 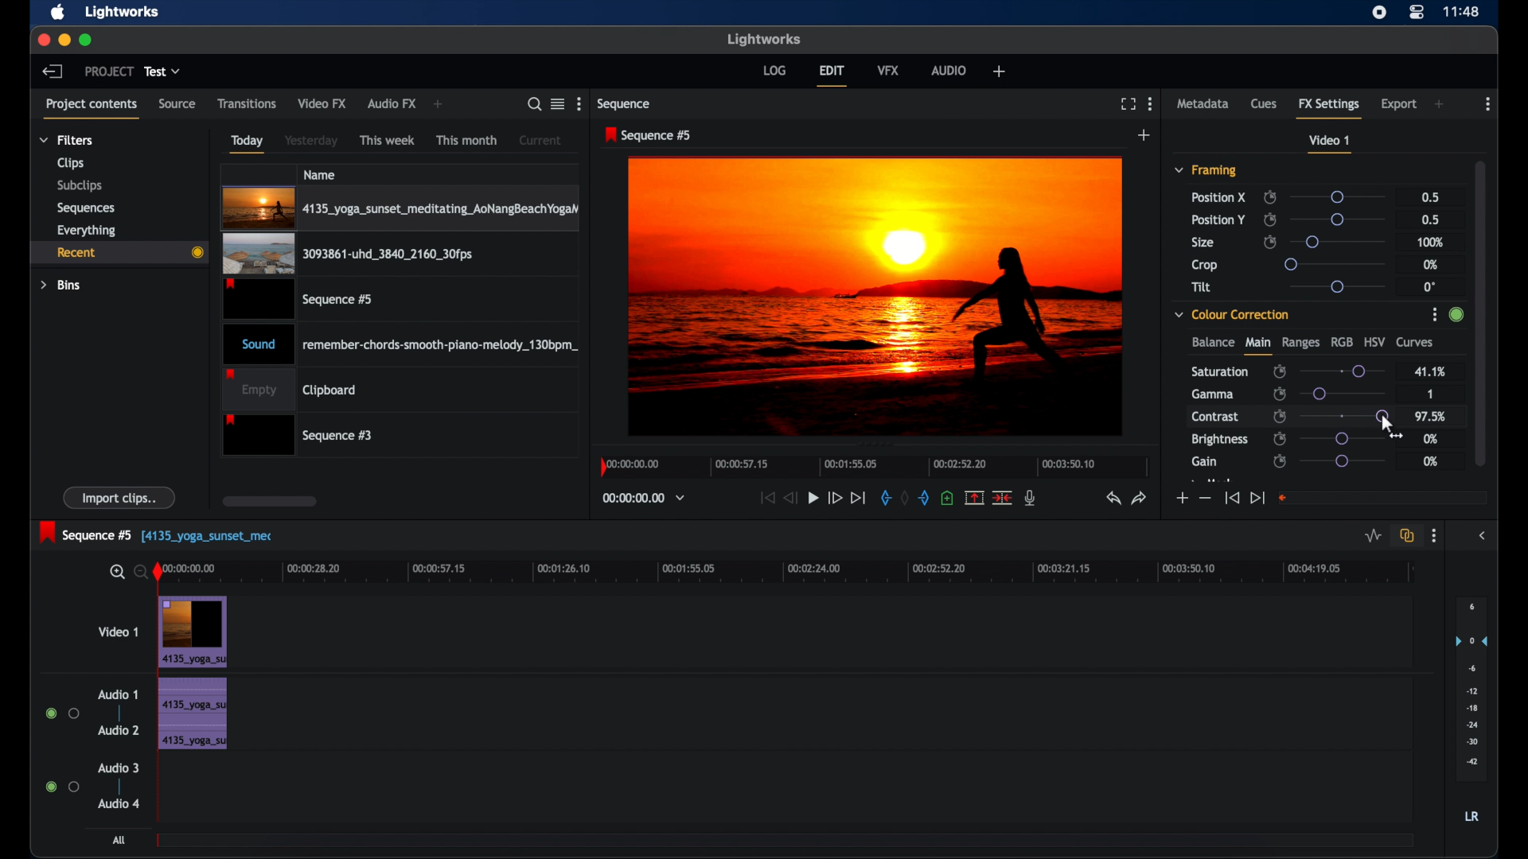 What do you see at coordinates (1336, 196) in the screenshot?
I see `slider` at bounding box center [1336, 196].